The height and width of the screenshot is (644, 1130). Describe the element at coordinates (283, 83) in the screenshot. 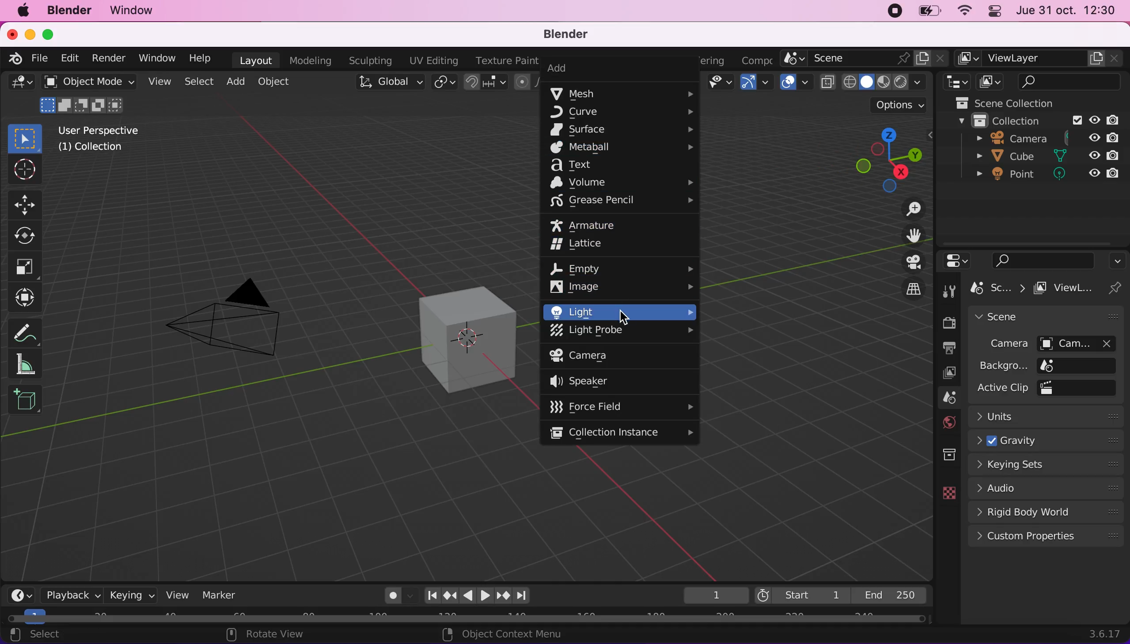

I see `object` at that location.